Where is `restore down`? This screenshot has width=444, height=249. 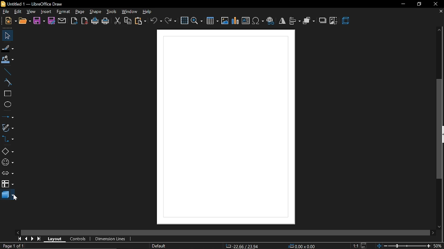
restore down is located at coordinates (418, 4).